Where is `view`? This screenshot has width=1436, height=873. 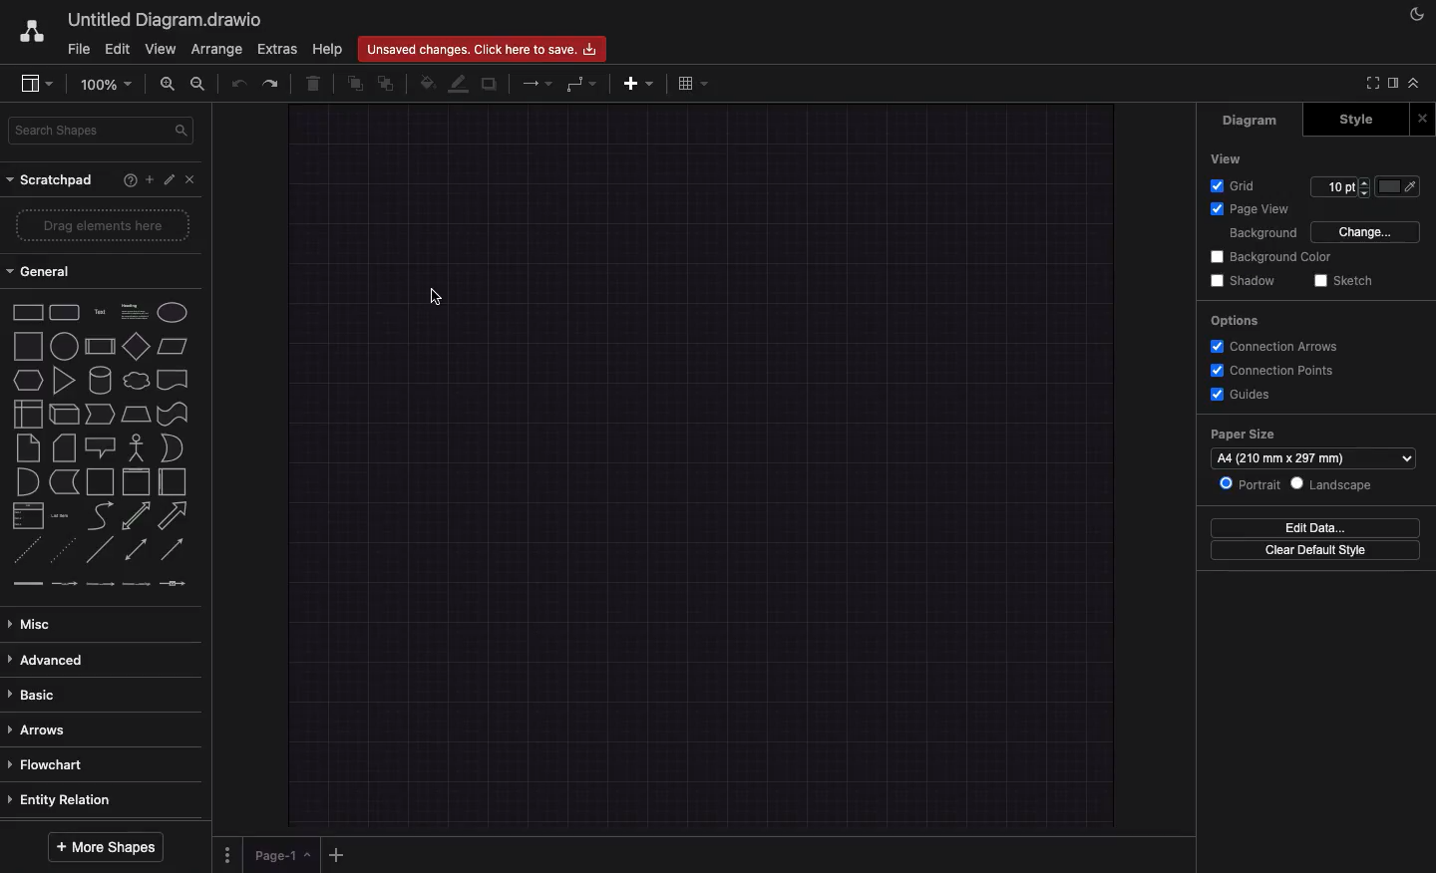
view is located at coordinates (38, 82).